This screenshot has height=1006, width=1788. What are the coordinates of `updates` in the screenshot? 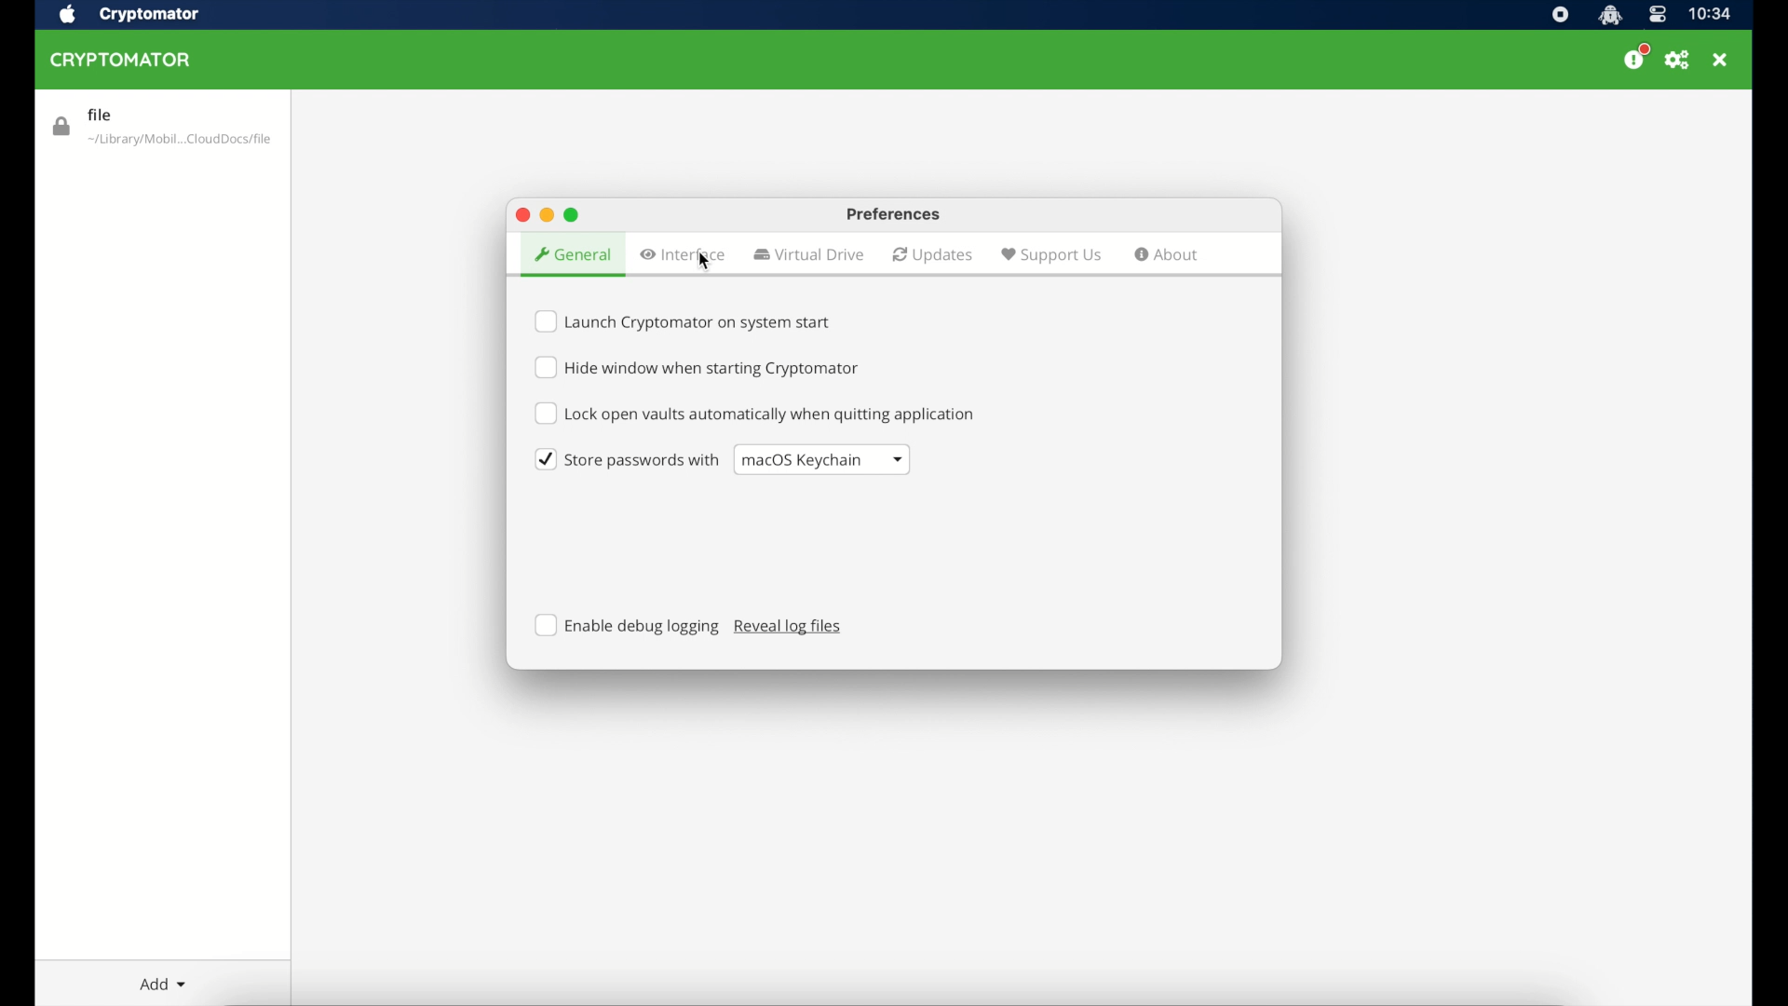 It's located at (933, 255).